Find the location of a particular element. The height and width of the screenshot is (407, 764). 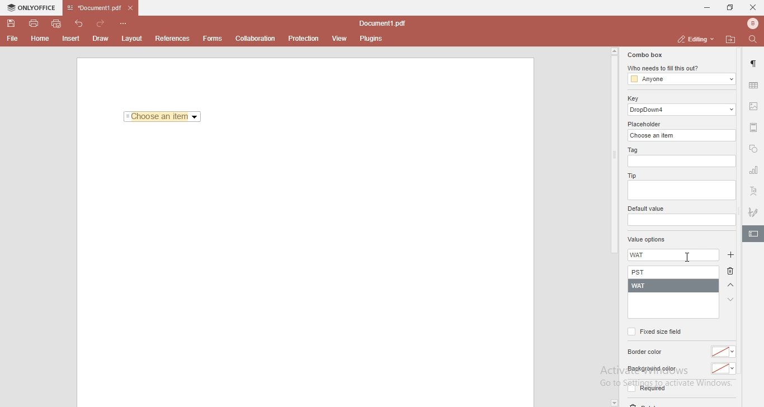

arrow up is located at coordinates (731, 286).